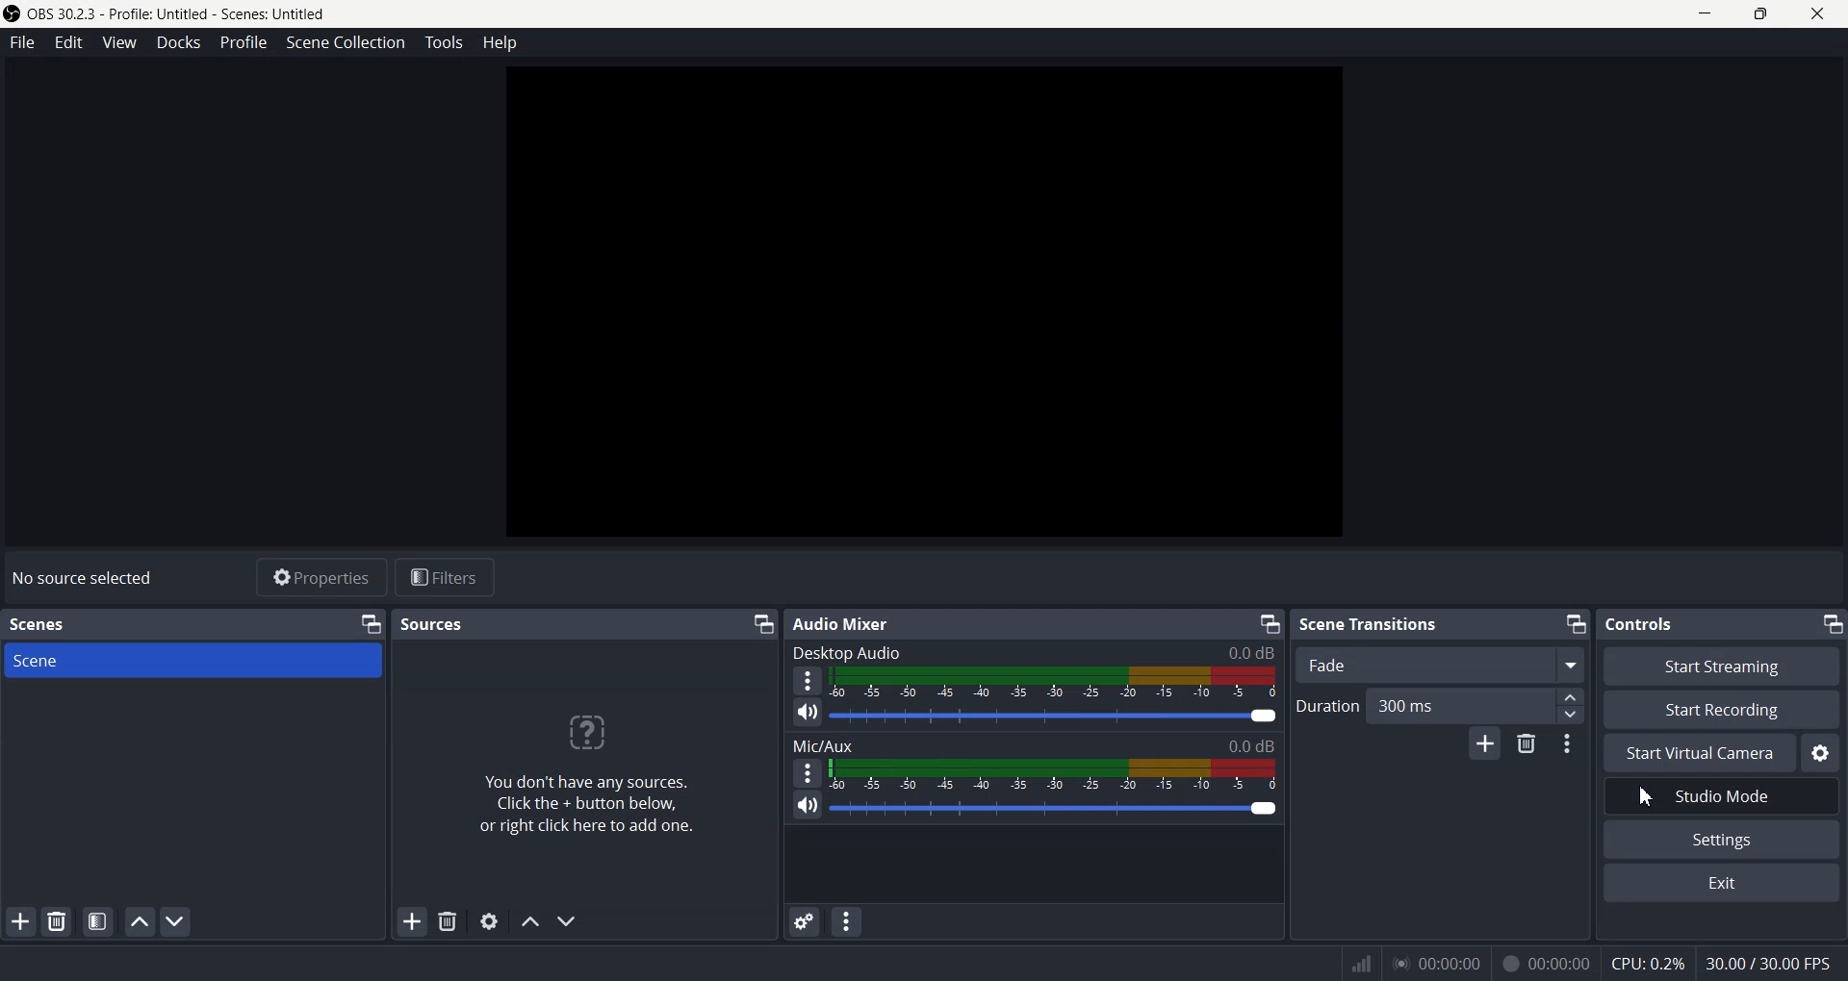  Describe the element at coordinates (1647, 963) in the screenshot. I see `` at that location.